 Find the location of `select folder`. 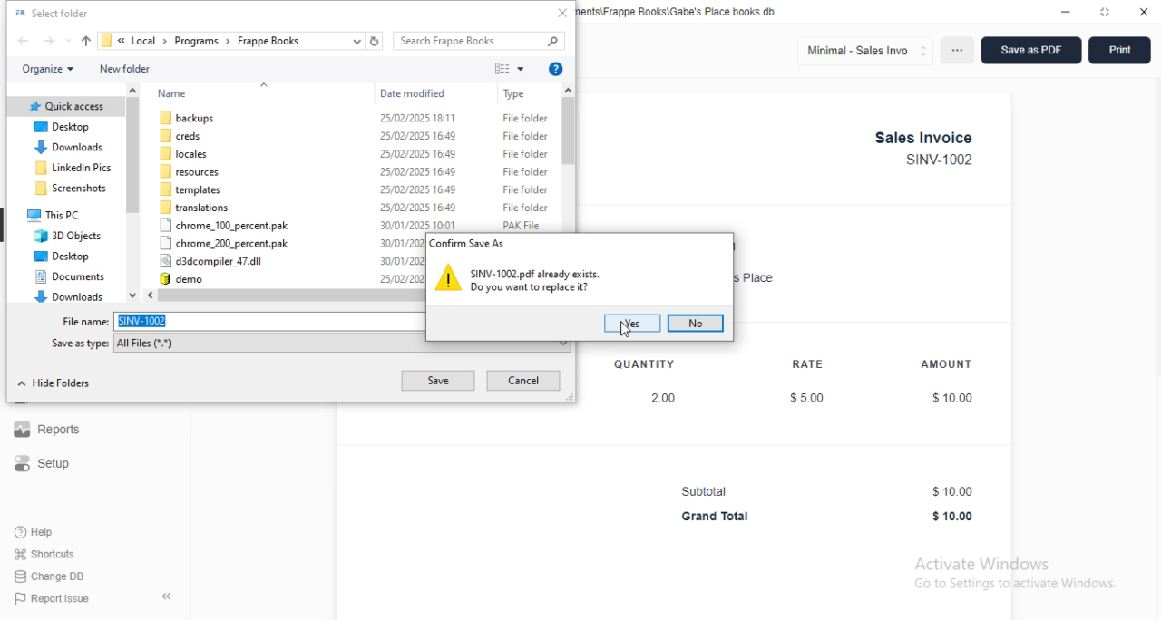

select folder is located at coordinates (52, 13).